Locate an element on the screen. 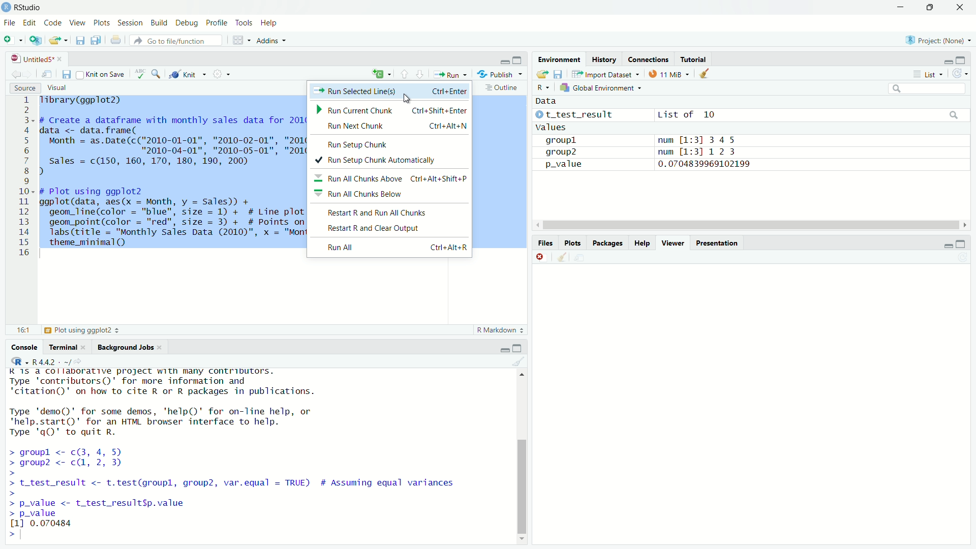 This screenshot has height=549, width=976. Connections. is located at coordinates (648, 59).